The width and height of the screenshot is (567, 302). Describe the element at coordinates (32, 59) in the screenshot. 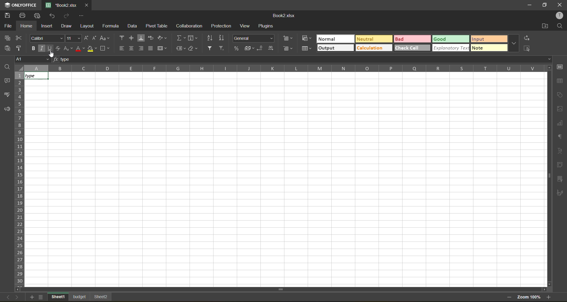

I see `cell address` at that location.